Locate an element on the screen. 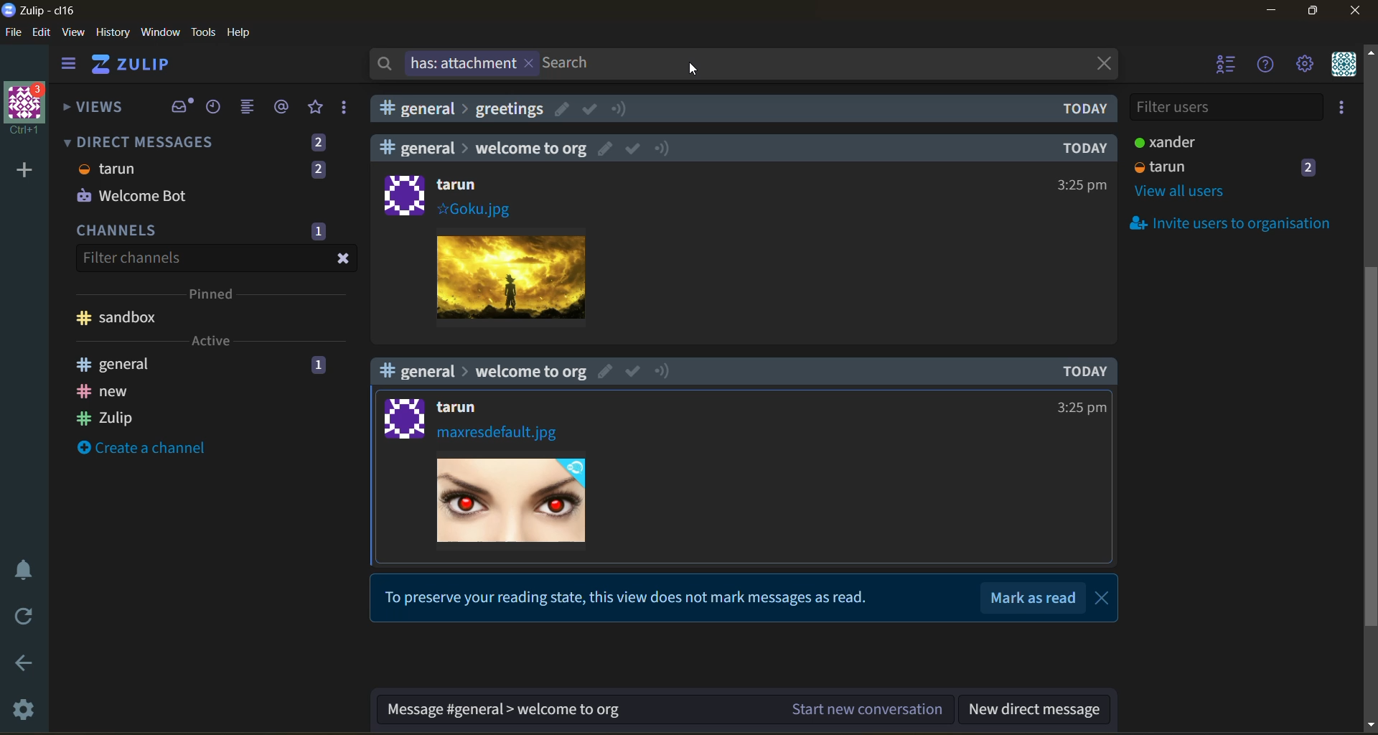 The width and height of the screenshot is (1378, 735). ZULIP is located at coordinates (133, 64).